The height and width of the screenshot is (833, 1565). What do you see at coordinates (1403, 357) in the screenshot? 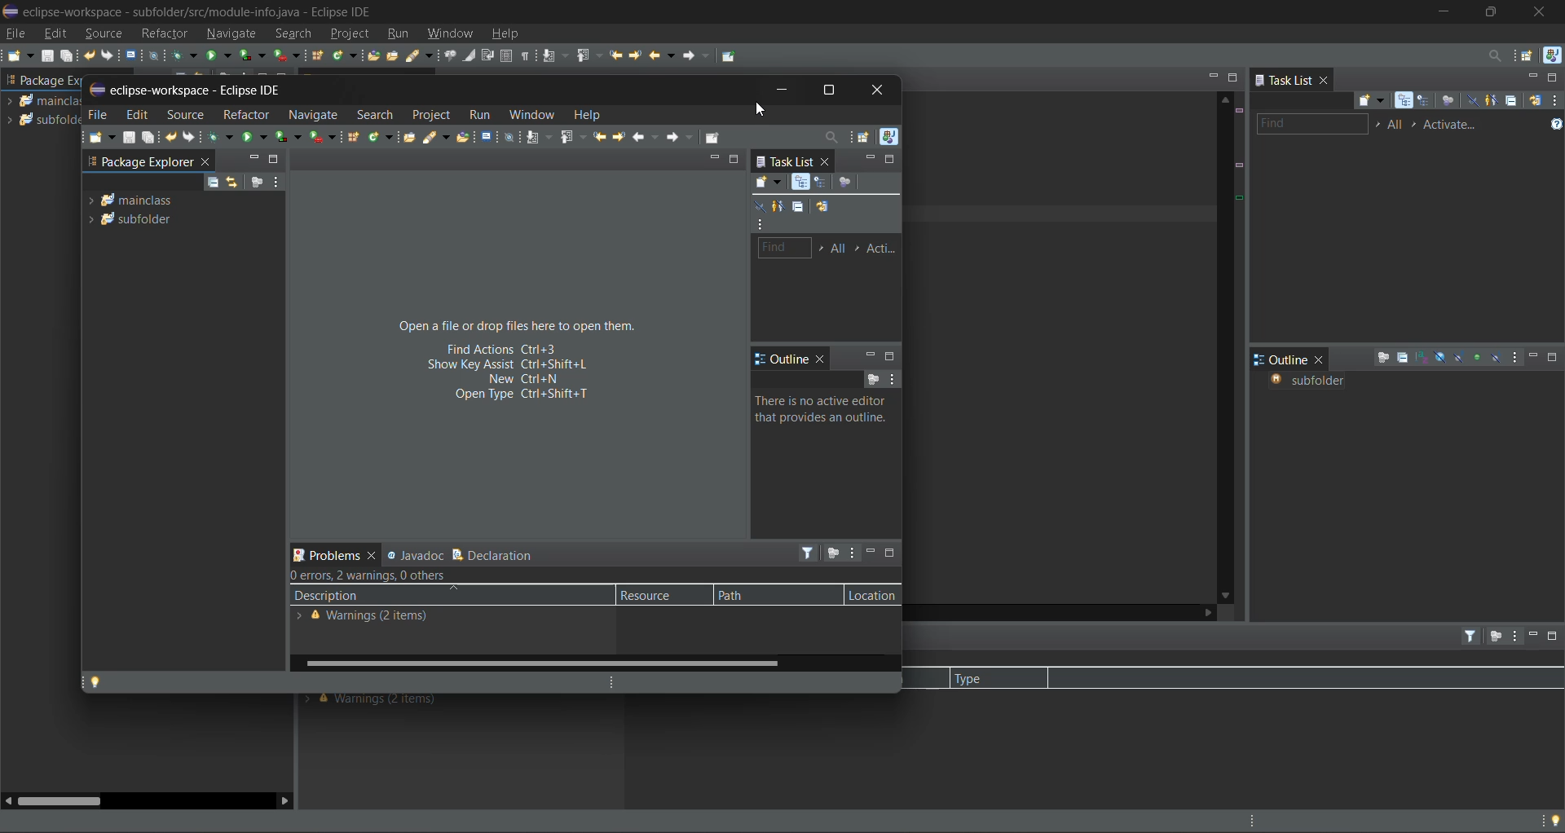
I see `collapse all` at bounding box center [1403, 357].